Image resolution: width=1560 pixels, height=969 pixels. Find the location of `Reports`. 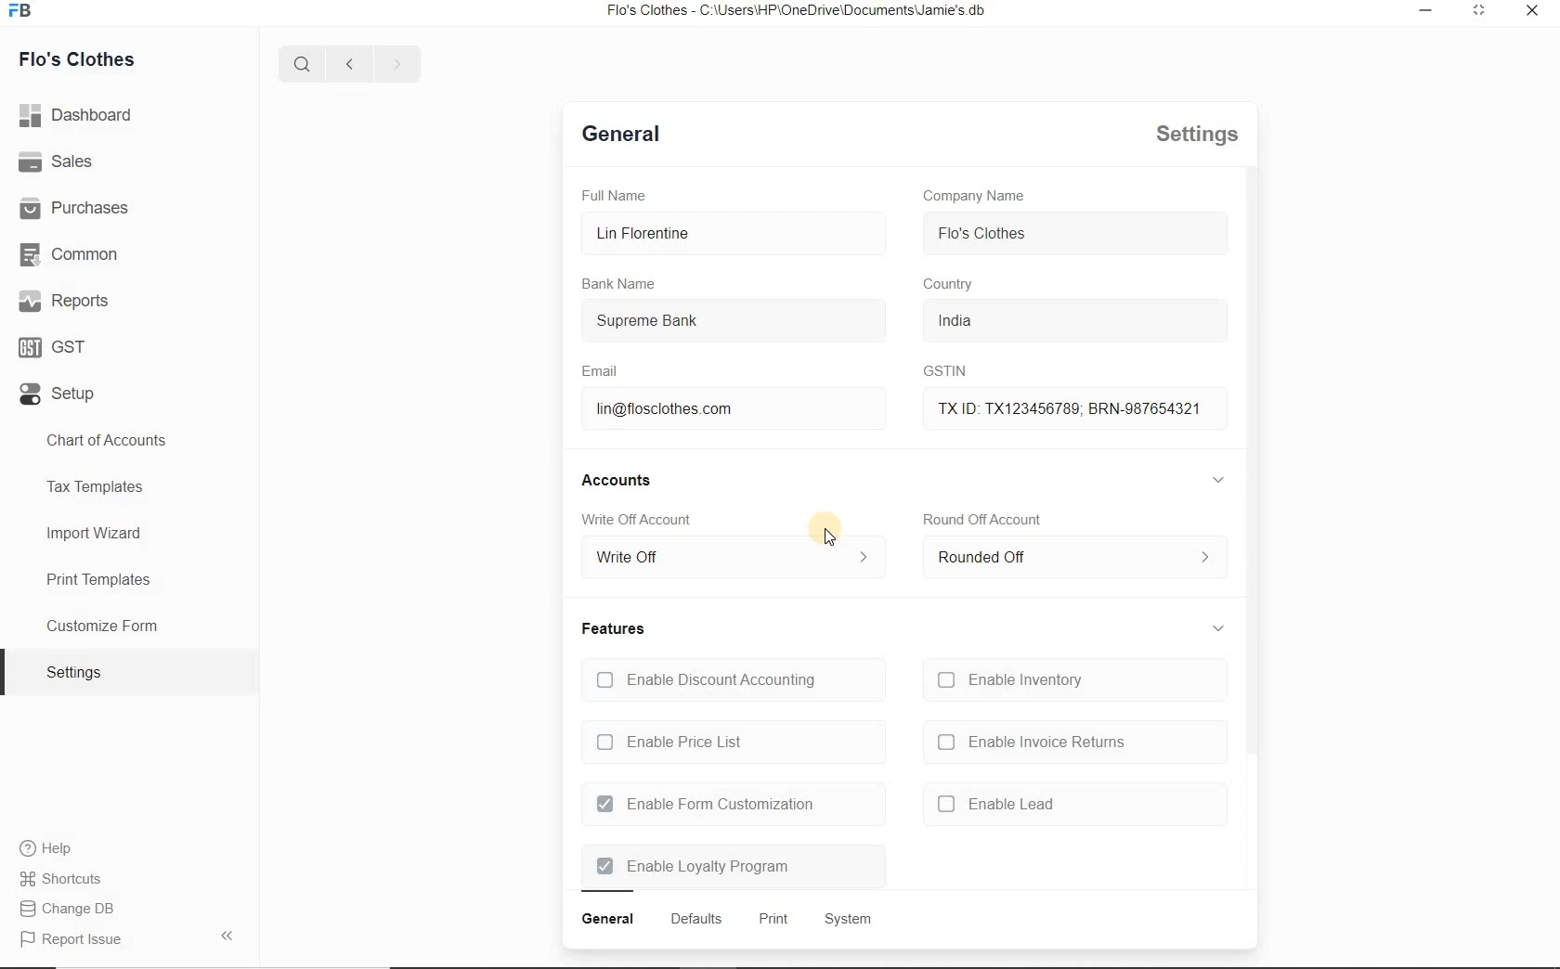

Reports is located at coordinates (62, 300).